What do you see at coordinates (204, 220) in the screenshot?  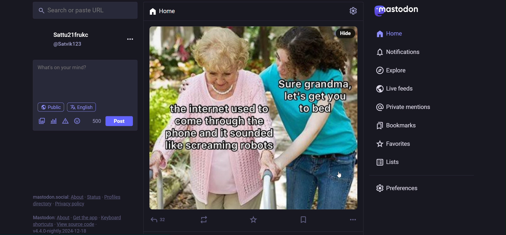 I see `boost` at bounding box center [204, 220].